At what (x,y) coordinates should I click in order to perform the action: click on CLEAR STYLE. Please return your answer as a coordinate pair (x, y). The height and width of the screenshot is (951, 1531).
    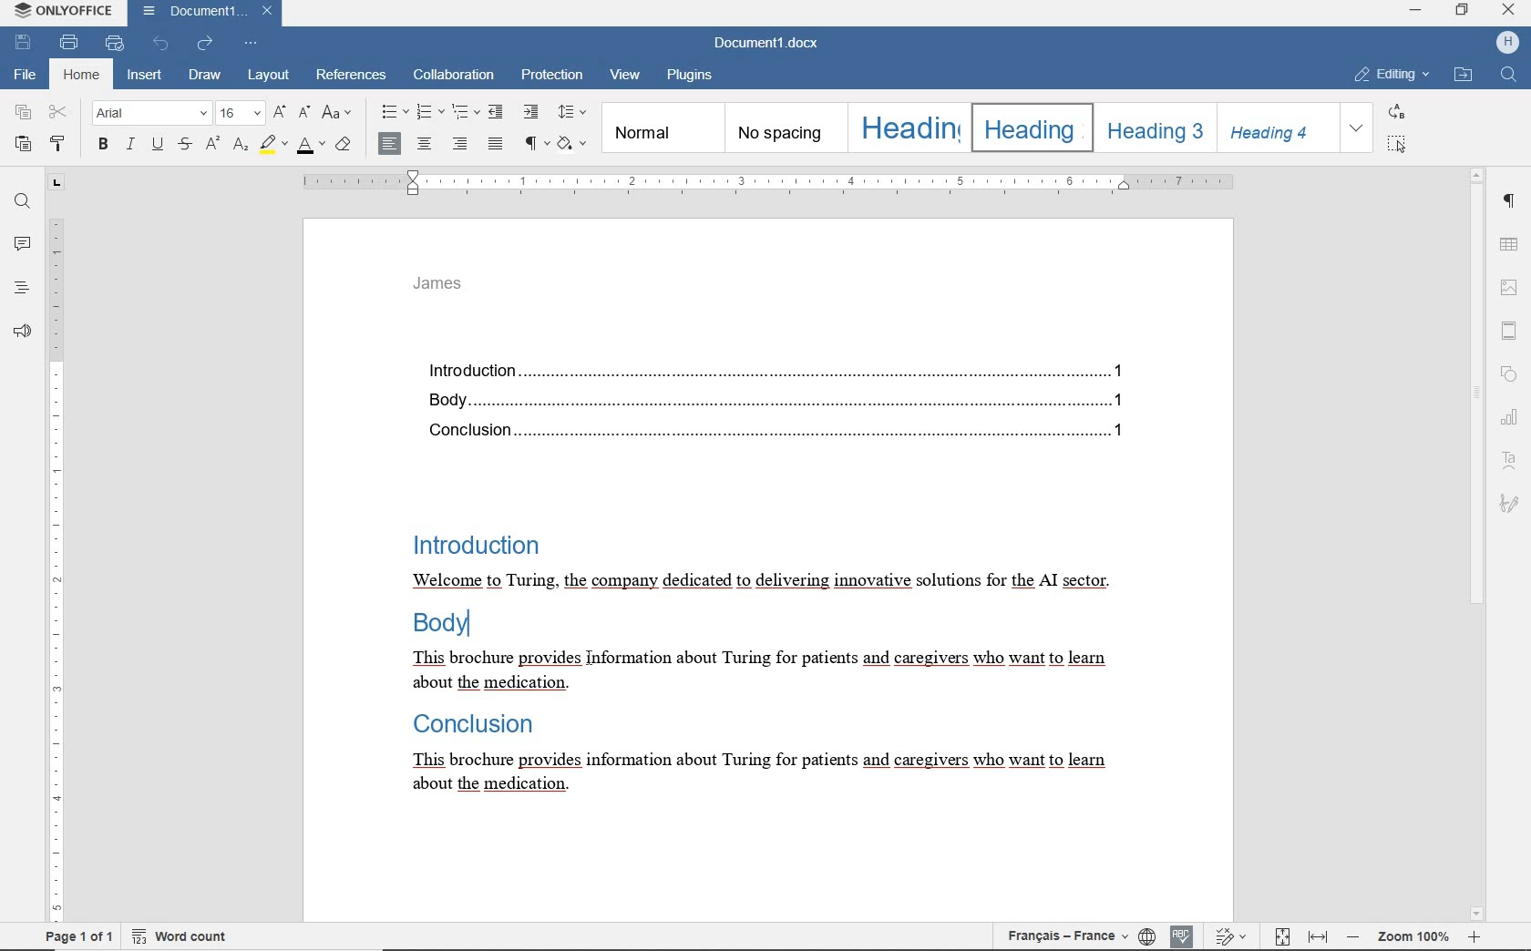
    Looking at the image, I should click on (345, 147).